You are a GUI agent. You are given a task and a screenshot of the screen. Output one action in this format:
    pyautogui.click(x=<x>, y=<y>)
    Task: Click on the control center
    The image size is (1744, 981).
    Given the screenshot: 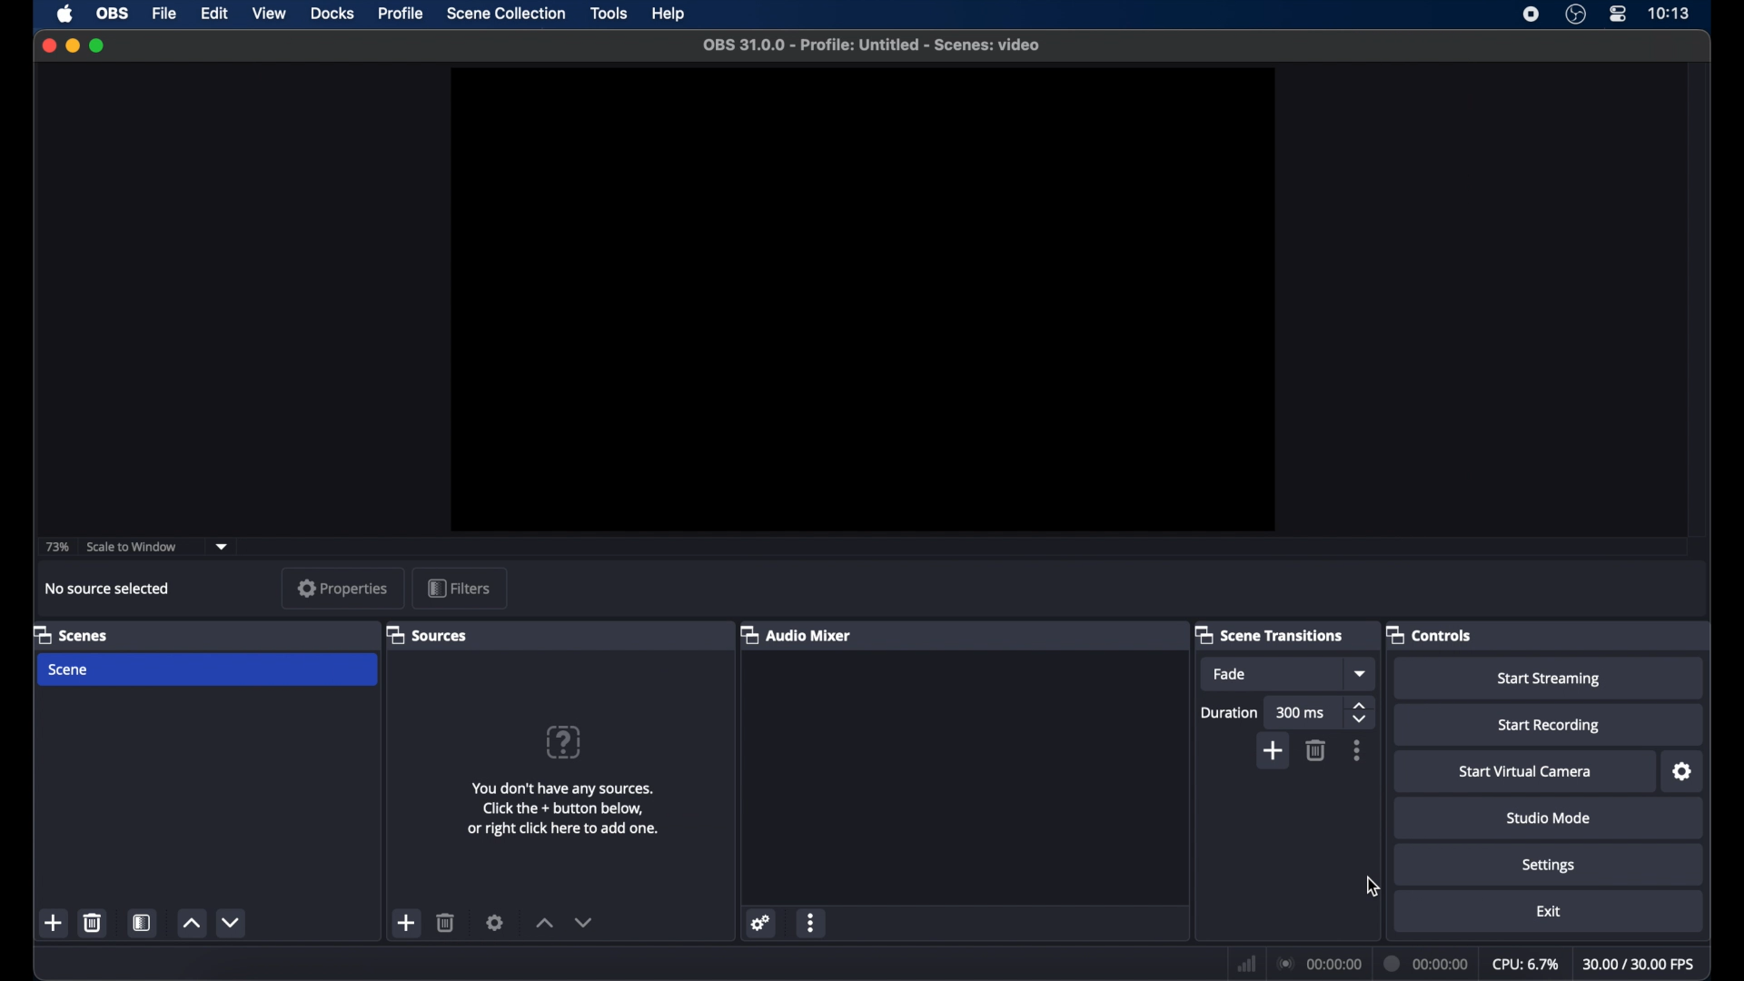 What is the action you would take?
    pyautogui.click(x=1617, y=15)
    